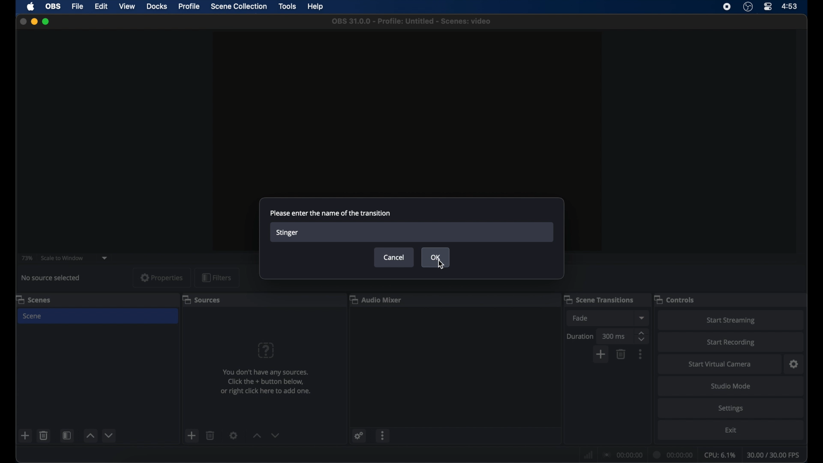 This screenshot has height=463, width=823. I want to click on time, so click(790, 6).